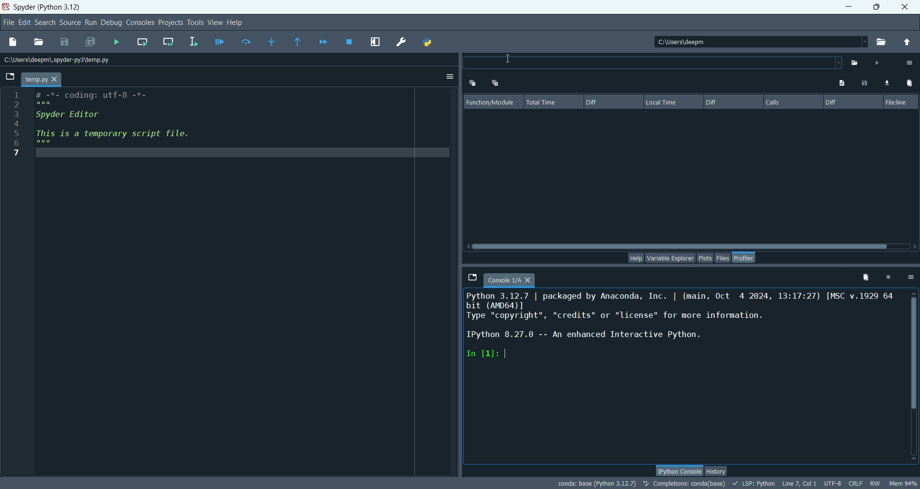 The height and width of the screenshot is (489, 920). What do you see at coordinates (13, 42) in the screenshot?
I see `new` at bounding box center [13, 42].